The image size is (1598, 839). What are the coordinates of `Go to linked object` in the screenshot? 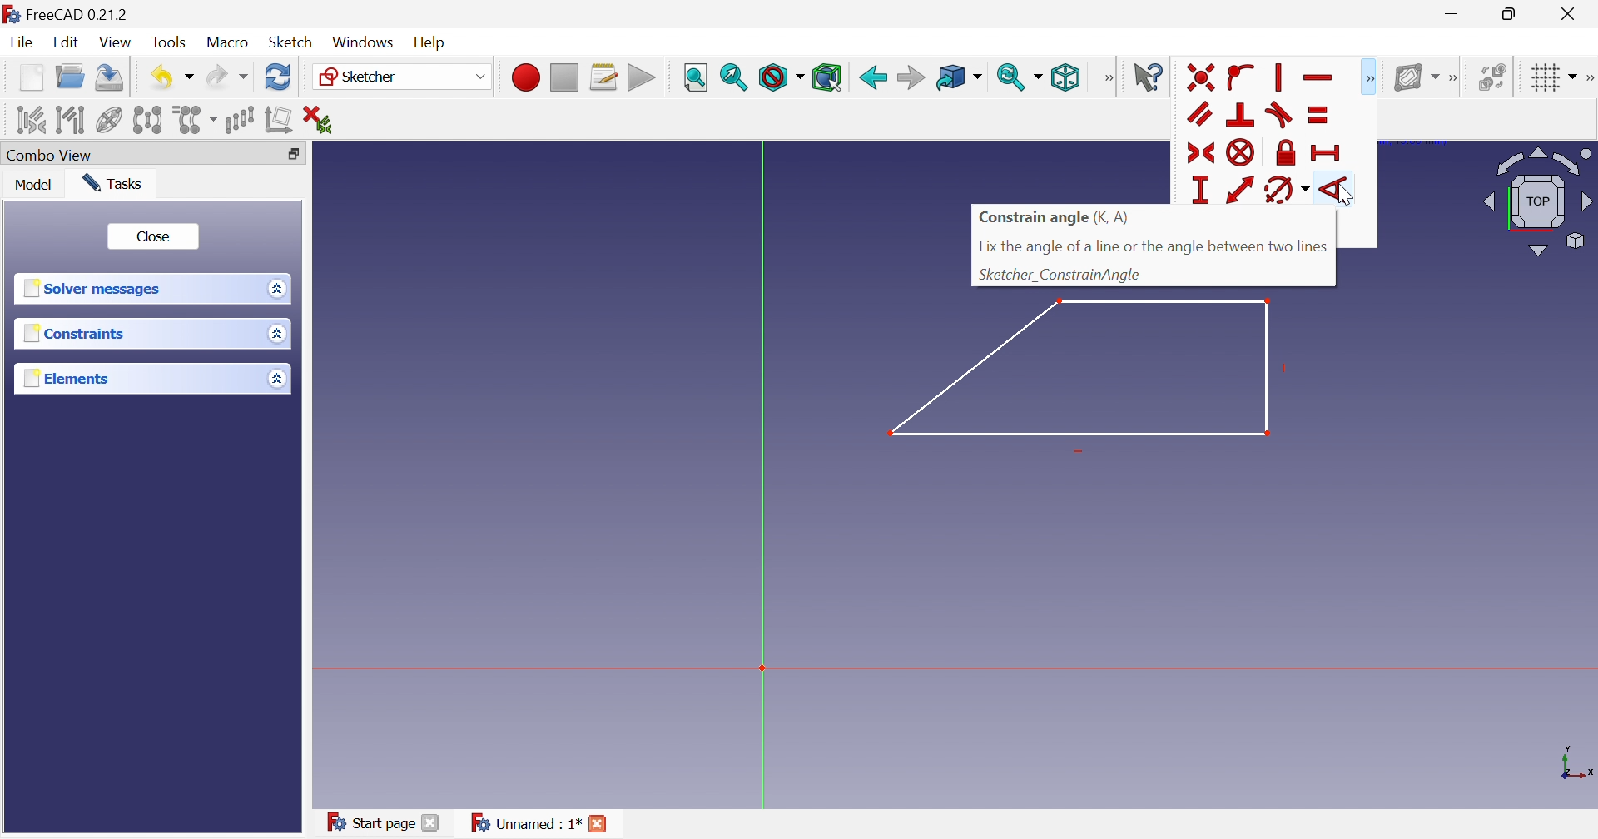 It's located at (950, 76).